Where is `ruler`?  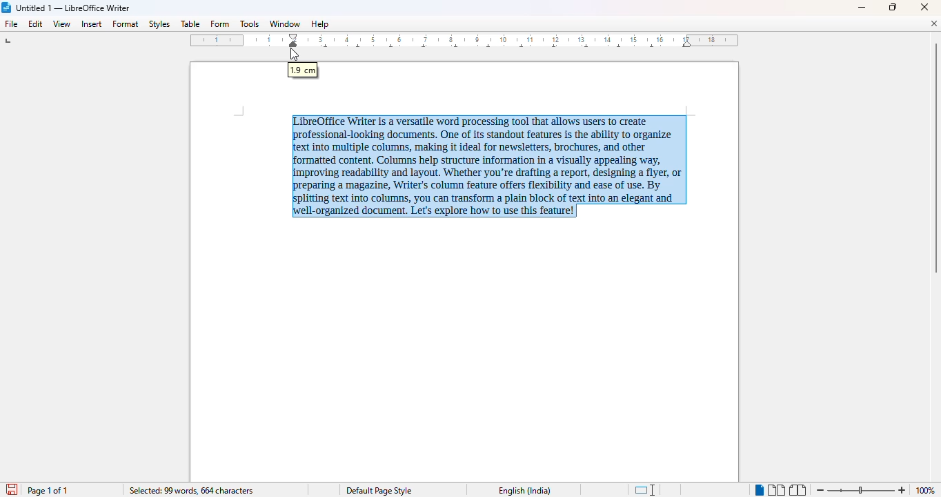
ruler is located at coordinates (466, 41).